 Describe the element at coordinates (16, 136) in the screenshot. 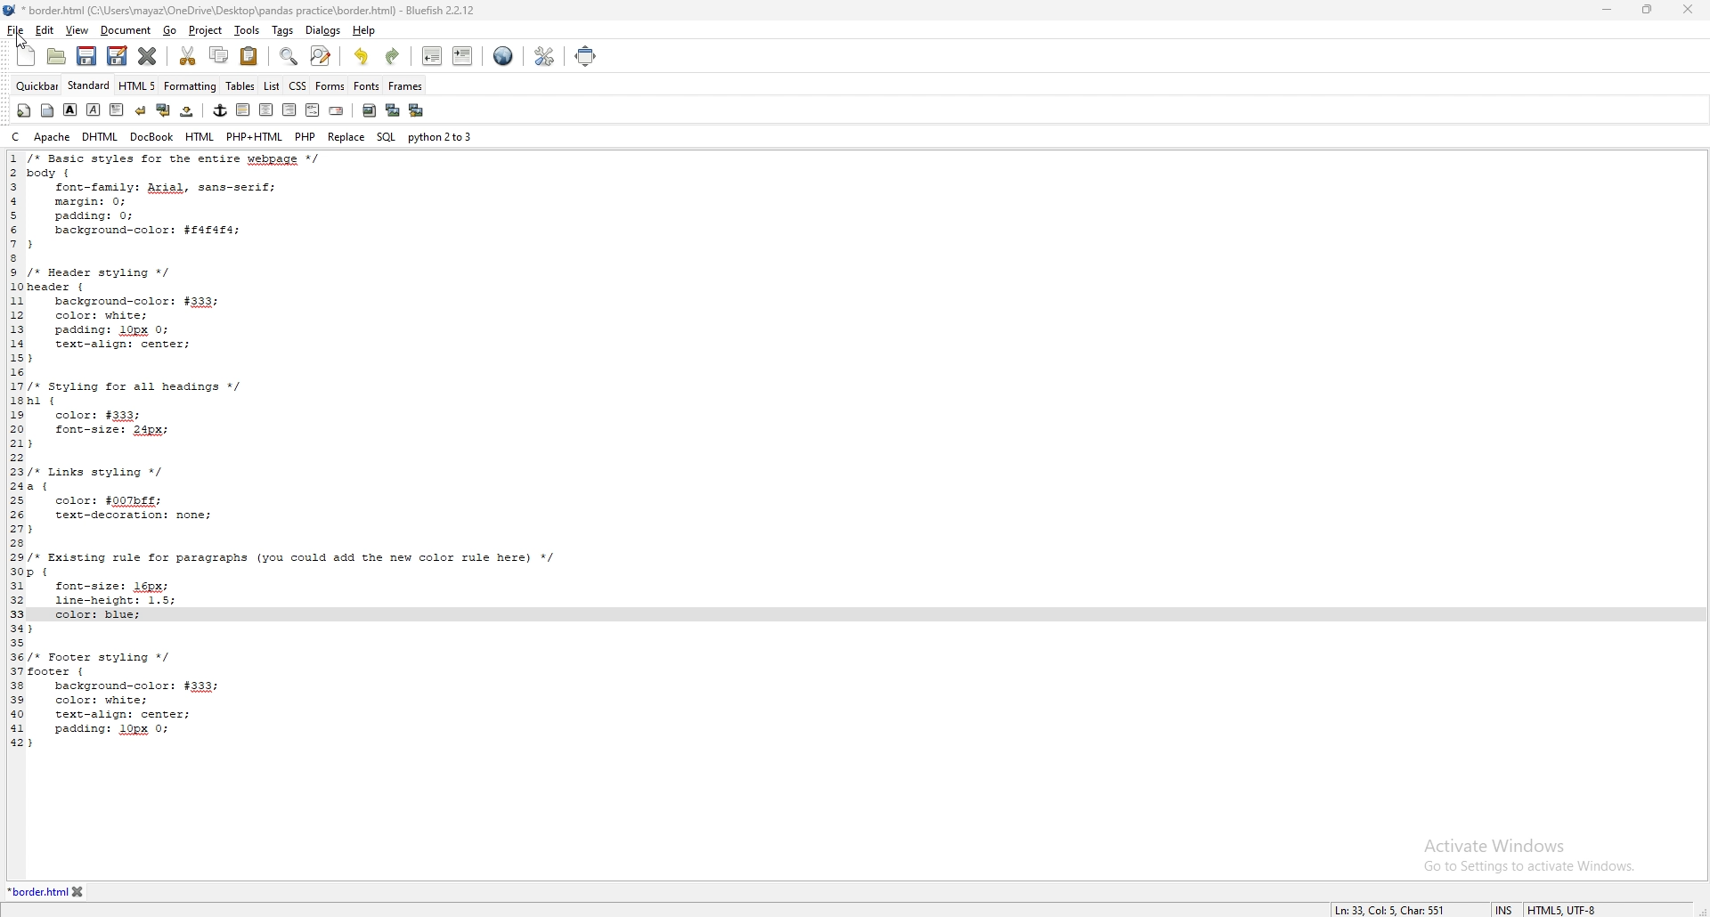

I see `c` at that location.